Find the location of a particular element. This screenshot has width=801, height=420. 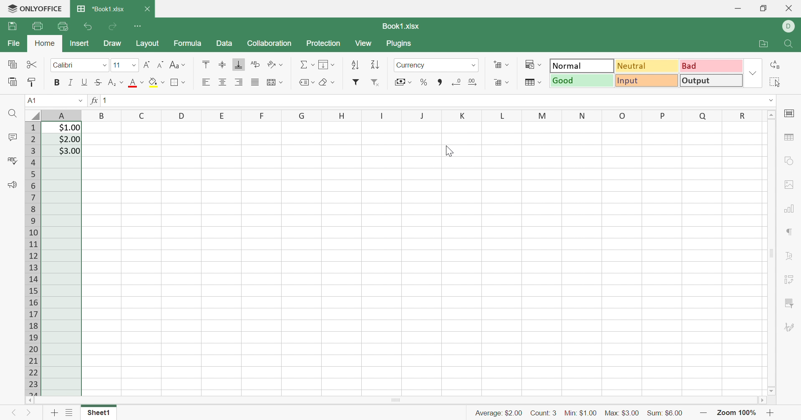

Pivot table settings is located at coordinates (790, 280).